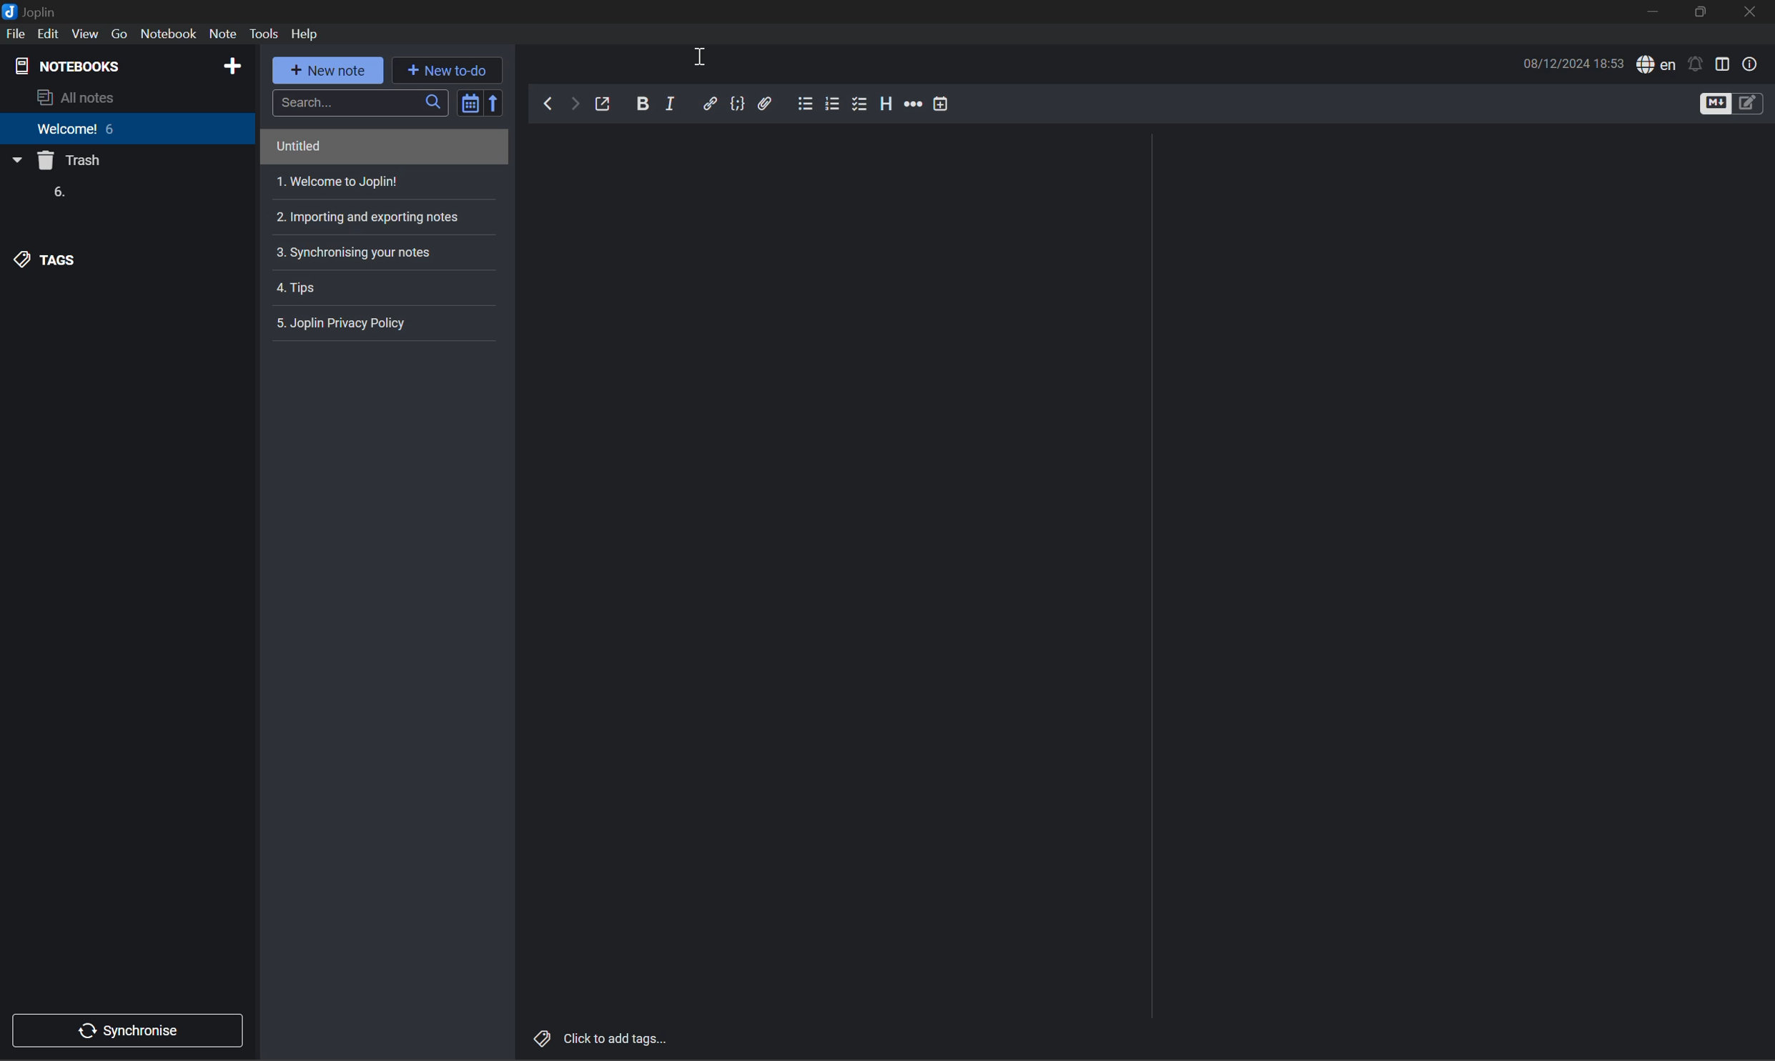 The height and width of the screenshot is (1061, 1775). Describe the element at coordinates (571, 104) in the screenshot. I see `Forward` at that location.